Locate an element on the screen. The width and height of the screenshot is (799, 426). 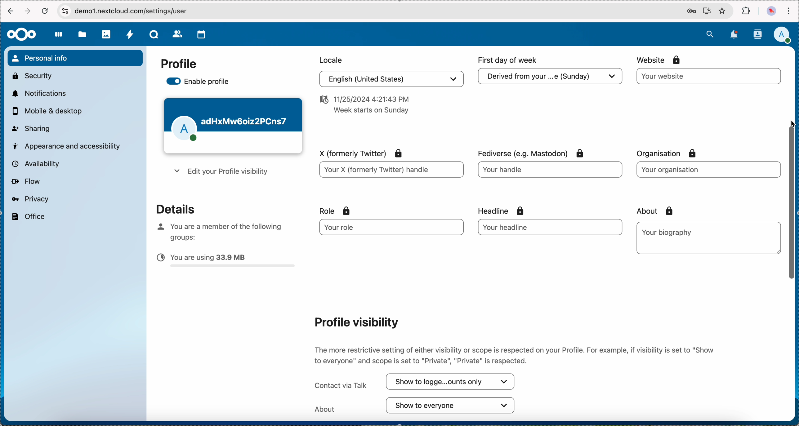
role is located at coordinates (335, 211).